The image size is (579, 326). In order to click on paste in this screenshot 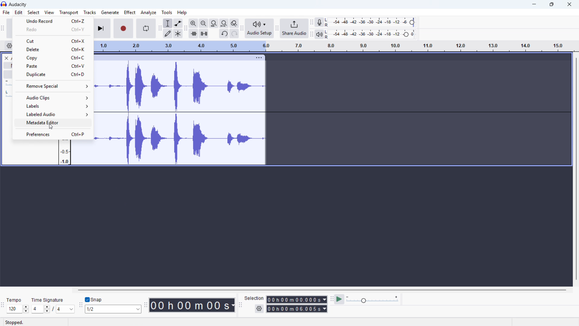, I will do `click(52, 66)`.